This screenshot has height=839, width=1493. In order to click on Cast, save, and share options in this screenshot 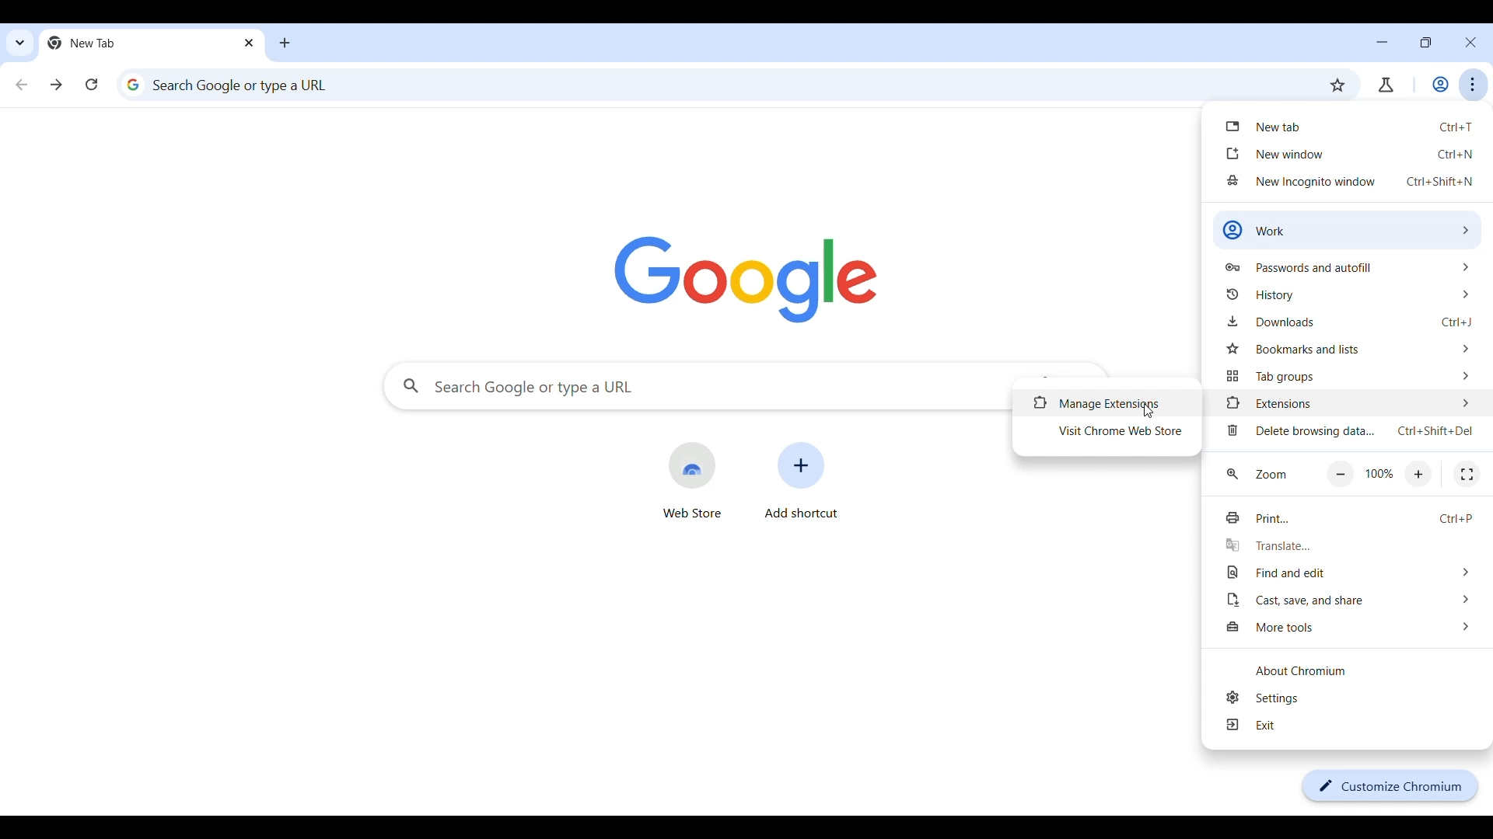, I will do `click(1351, 600)`.